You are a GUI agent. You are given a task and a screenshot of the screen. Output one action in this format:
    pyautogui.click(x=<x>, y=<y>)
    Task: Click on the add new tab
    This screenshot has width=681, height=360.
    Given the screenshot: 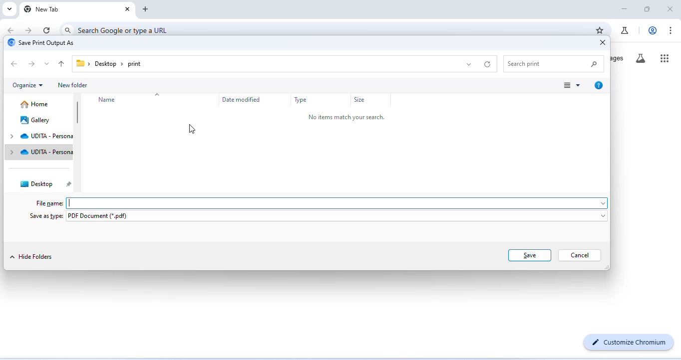 What is the action you would take?
    pyautogui.click(x=146, y=10)
    